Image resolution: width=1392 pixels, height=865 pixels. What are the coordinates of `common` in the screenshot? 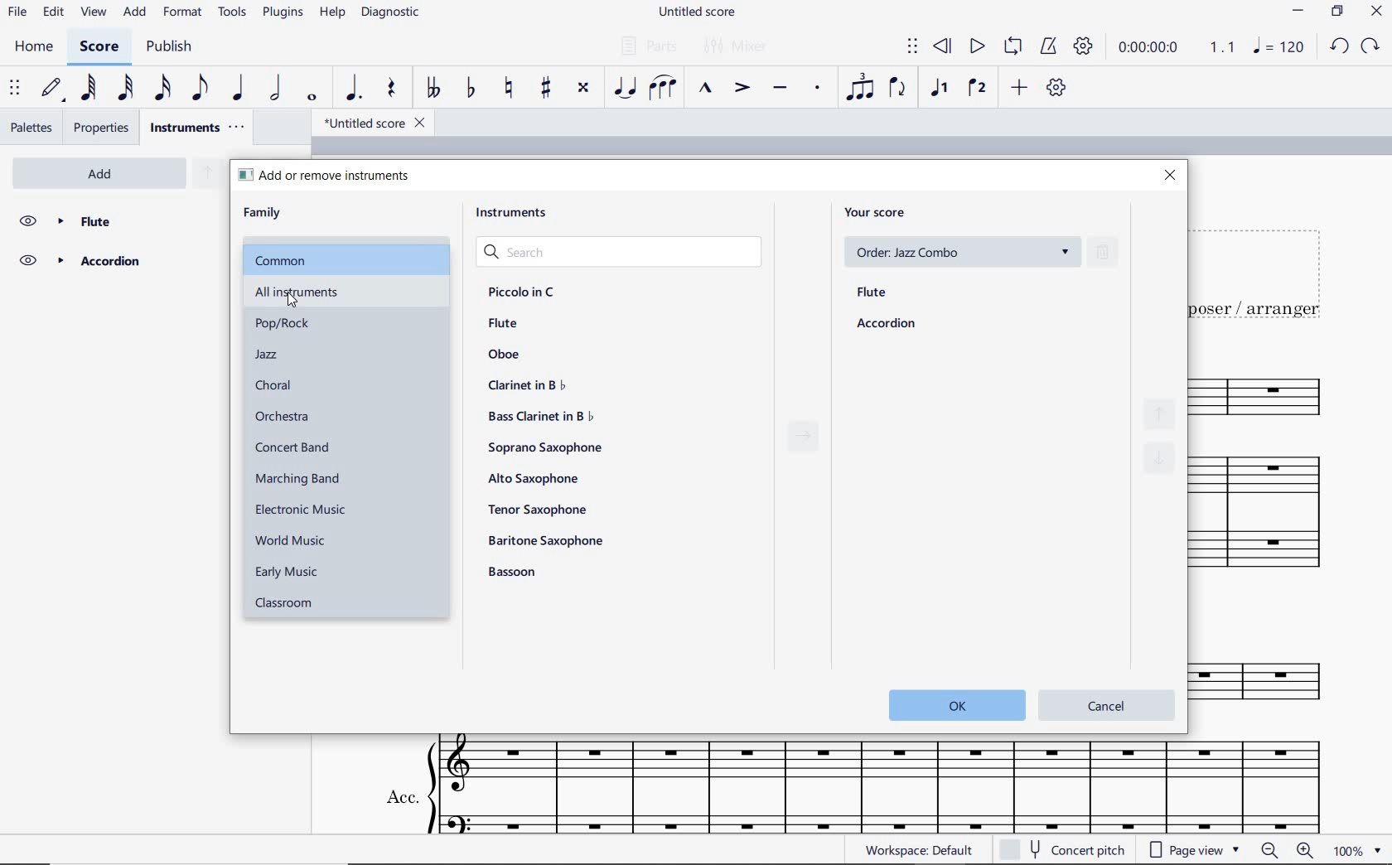 It's located at (348, 256).